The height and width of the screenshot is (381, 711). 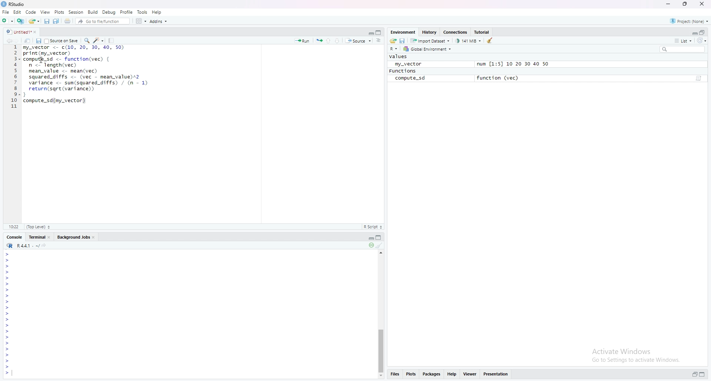 I want to click on Activate Windows
Go to Settings to activate Windows., so click(x=637, y=354).